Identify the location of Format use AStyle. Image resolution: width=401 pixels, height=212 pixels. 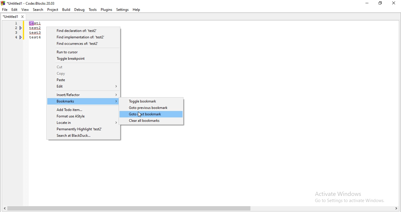
(83, 116).